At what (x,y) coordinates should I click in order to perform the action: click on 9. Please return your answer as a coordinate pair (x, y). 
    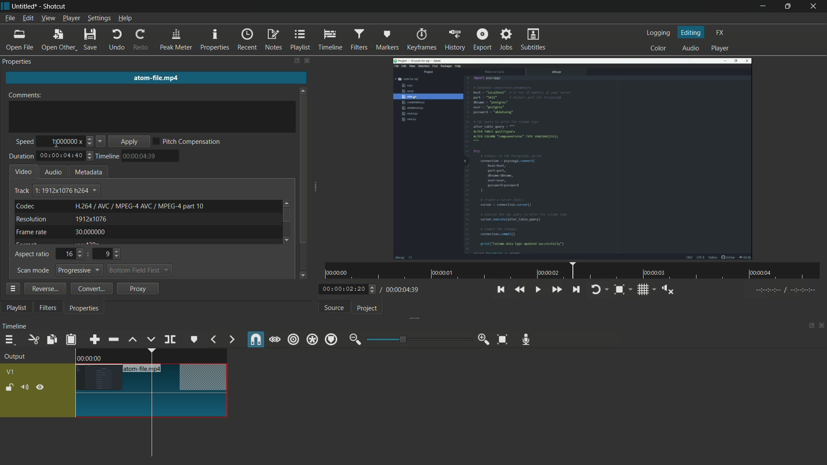
    Looking at the image, I should click on (106, 254).